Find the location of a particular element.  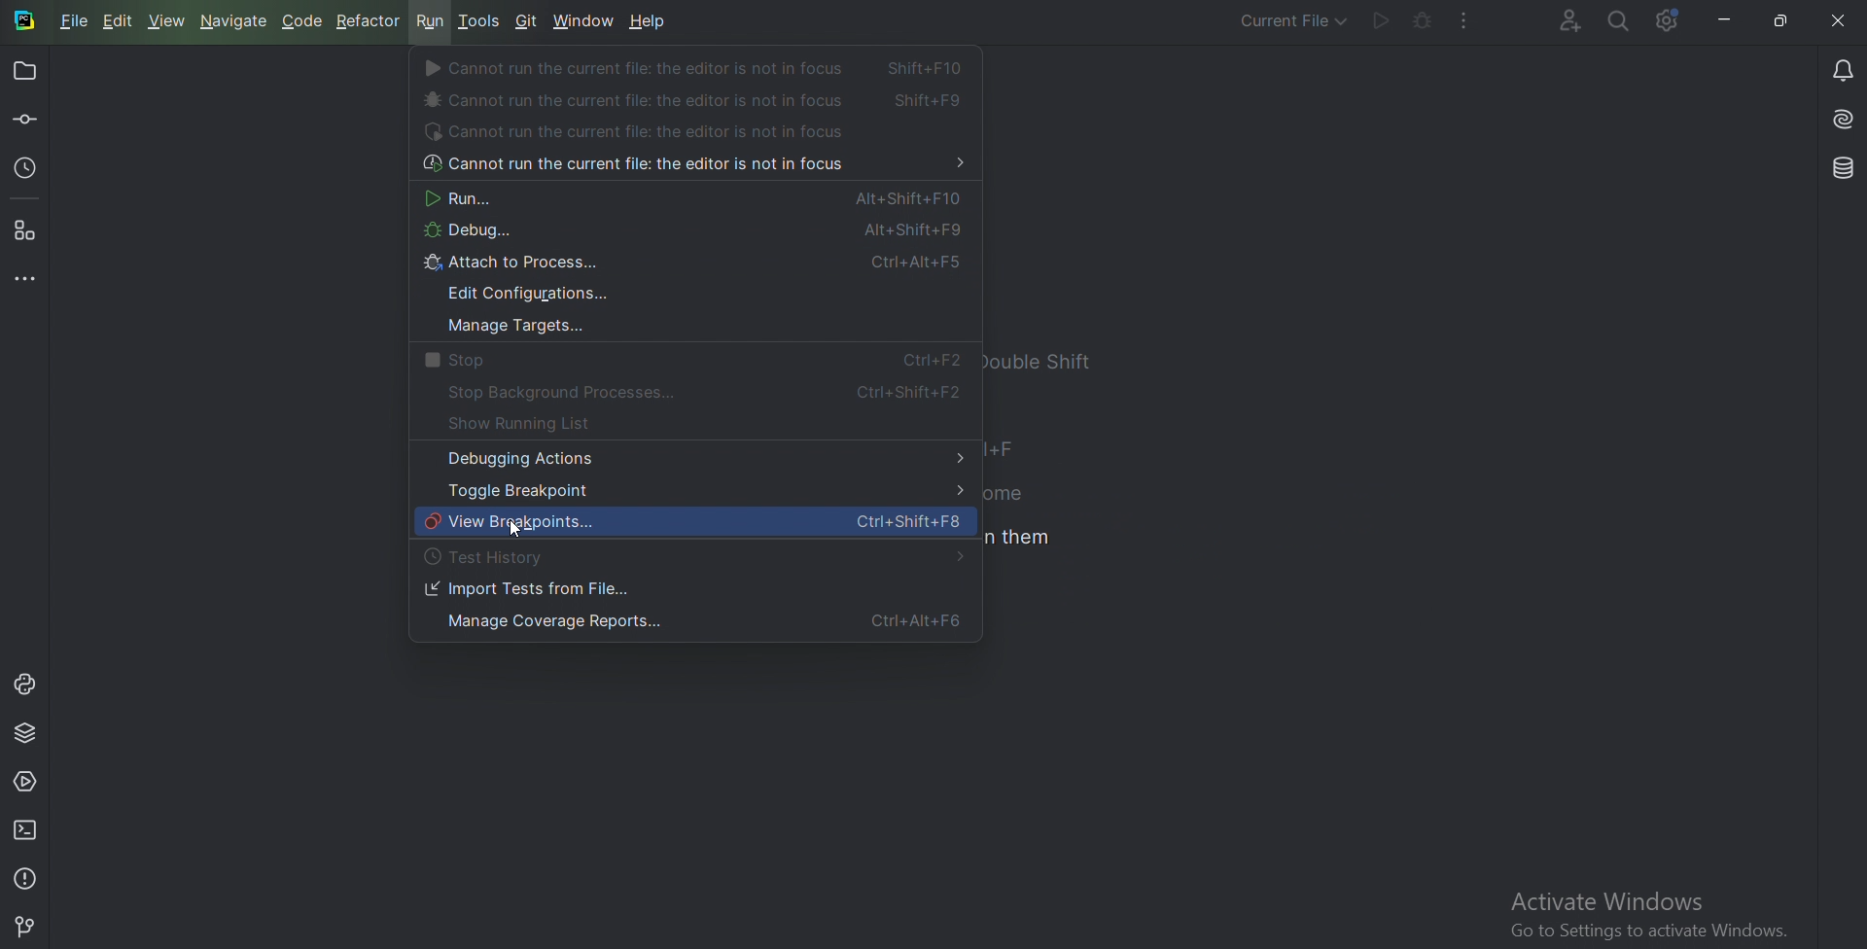

Cannot run the current file the editor is not in focus is located at coordinates (699, 68).